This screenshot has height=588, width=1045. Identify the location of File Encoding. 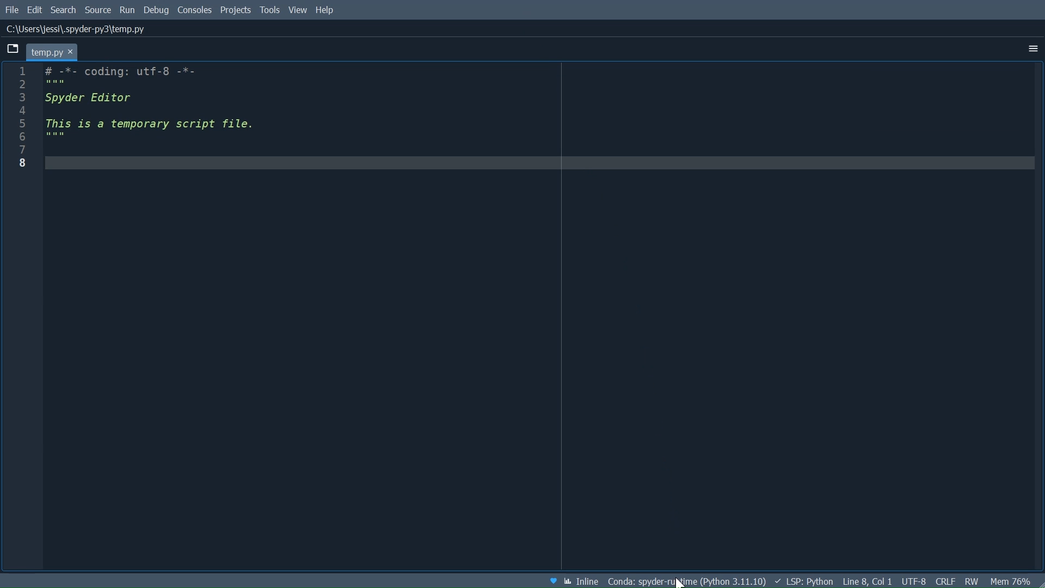
(913, 580).